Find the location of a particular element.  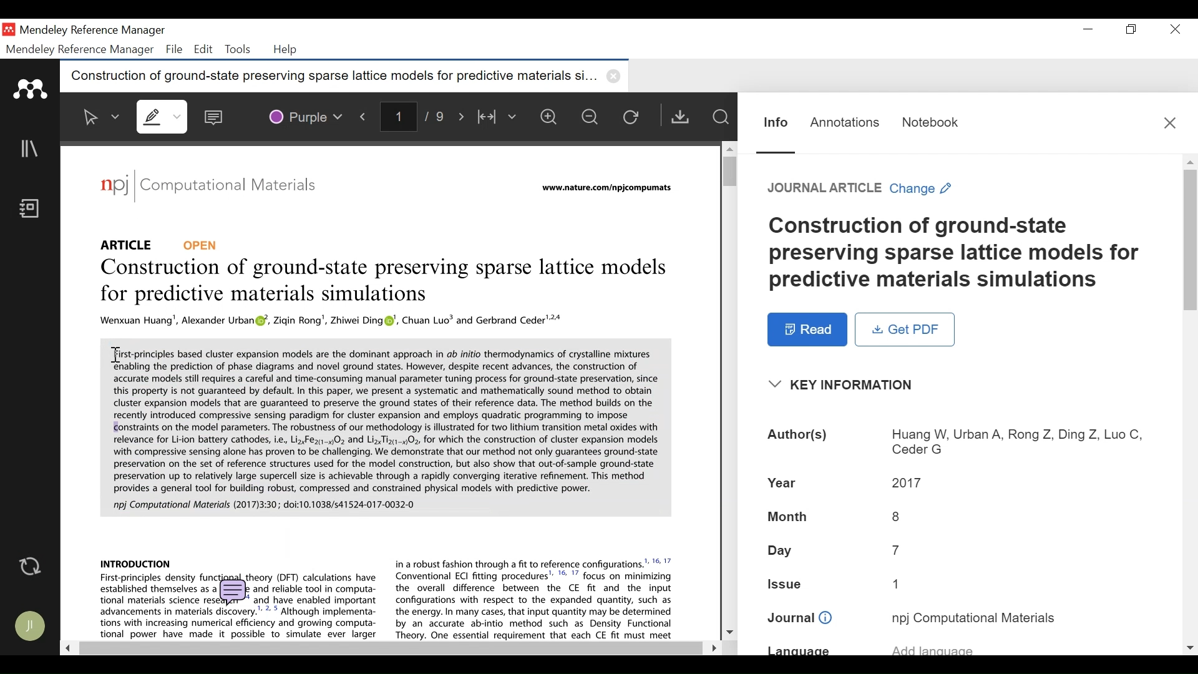

PDF Context is located at coordinates (333, 321).